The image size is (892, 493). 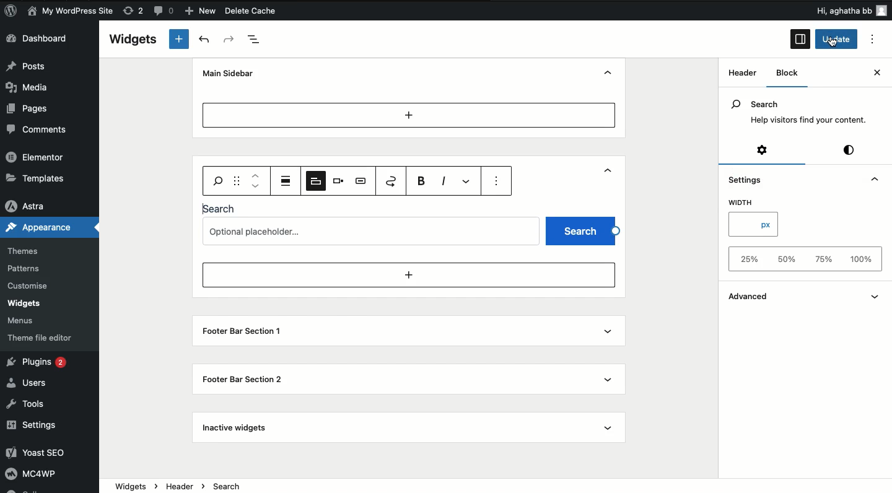 What do you see at coordinates (15, 12) in the screenshot?
I see `logo` at bounding box center [15, 12].